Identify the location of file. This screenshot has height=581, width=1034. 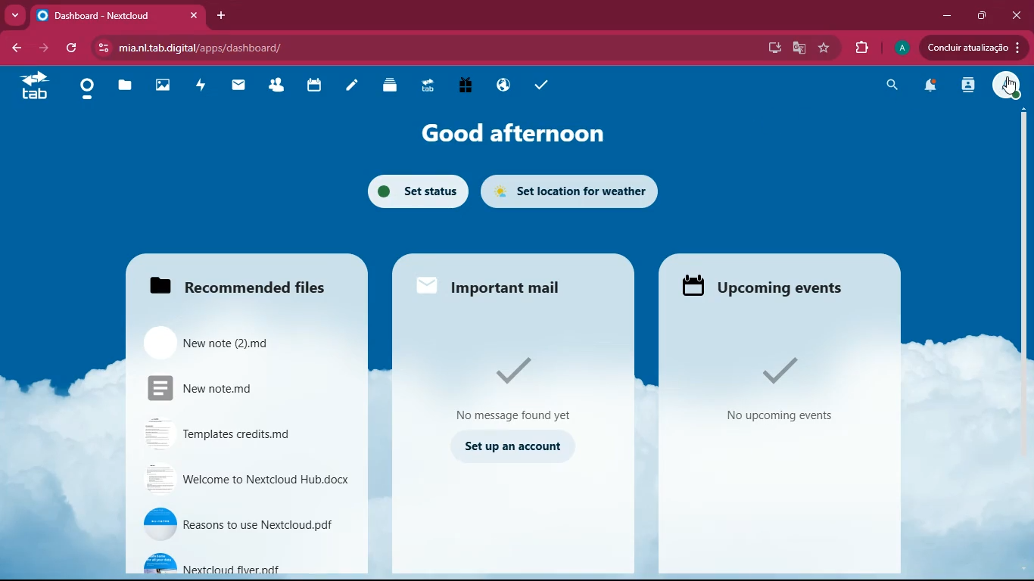
(235, 340).